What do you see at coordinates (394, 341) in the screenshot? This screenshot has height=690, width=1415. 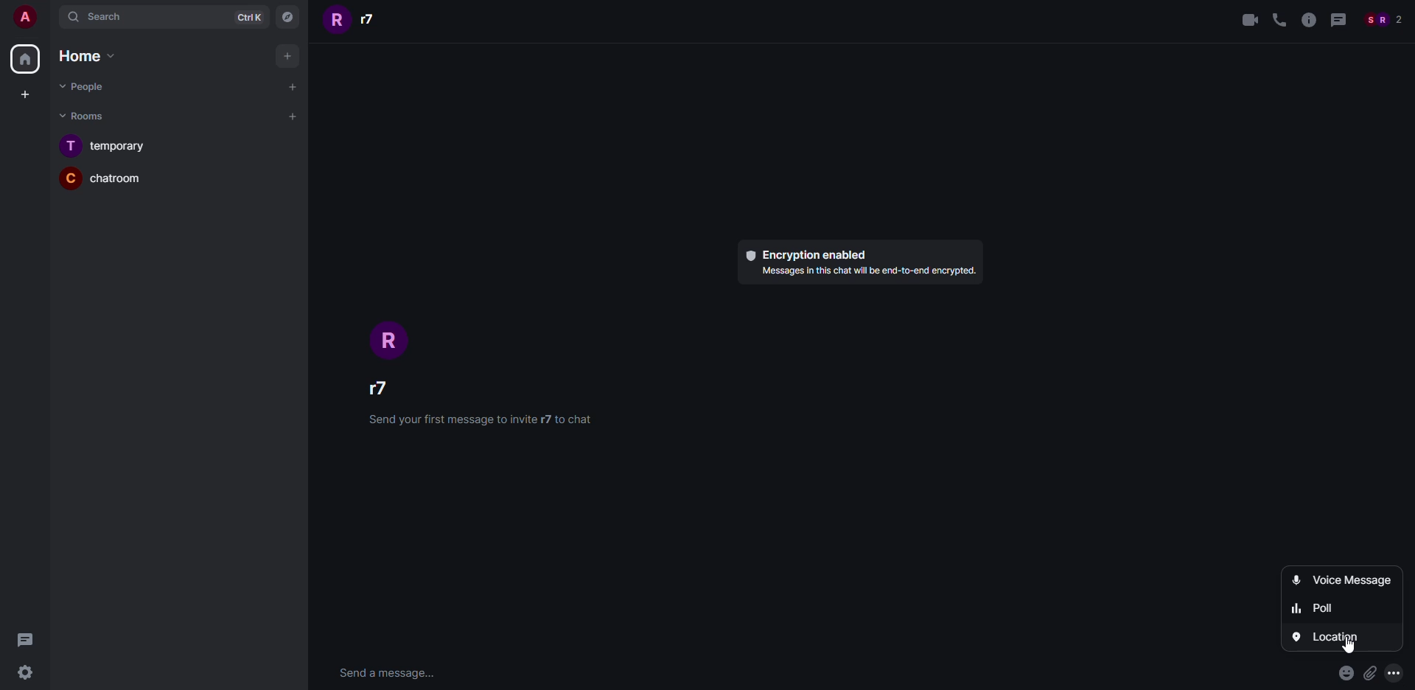 I see `Icon` at bounding box center [394, 341].